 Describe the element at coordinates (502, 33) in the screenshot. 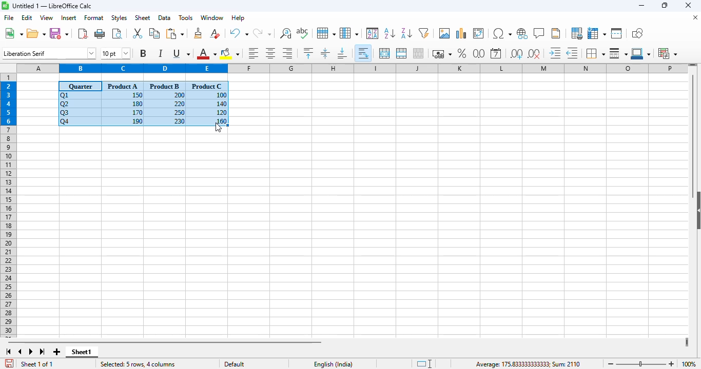

I see `insert special characters` at that location.